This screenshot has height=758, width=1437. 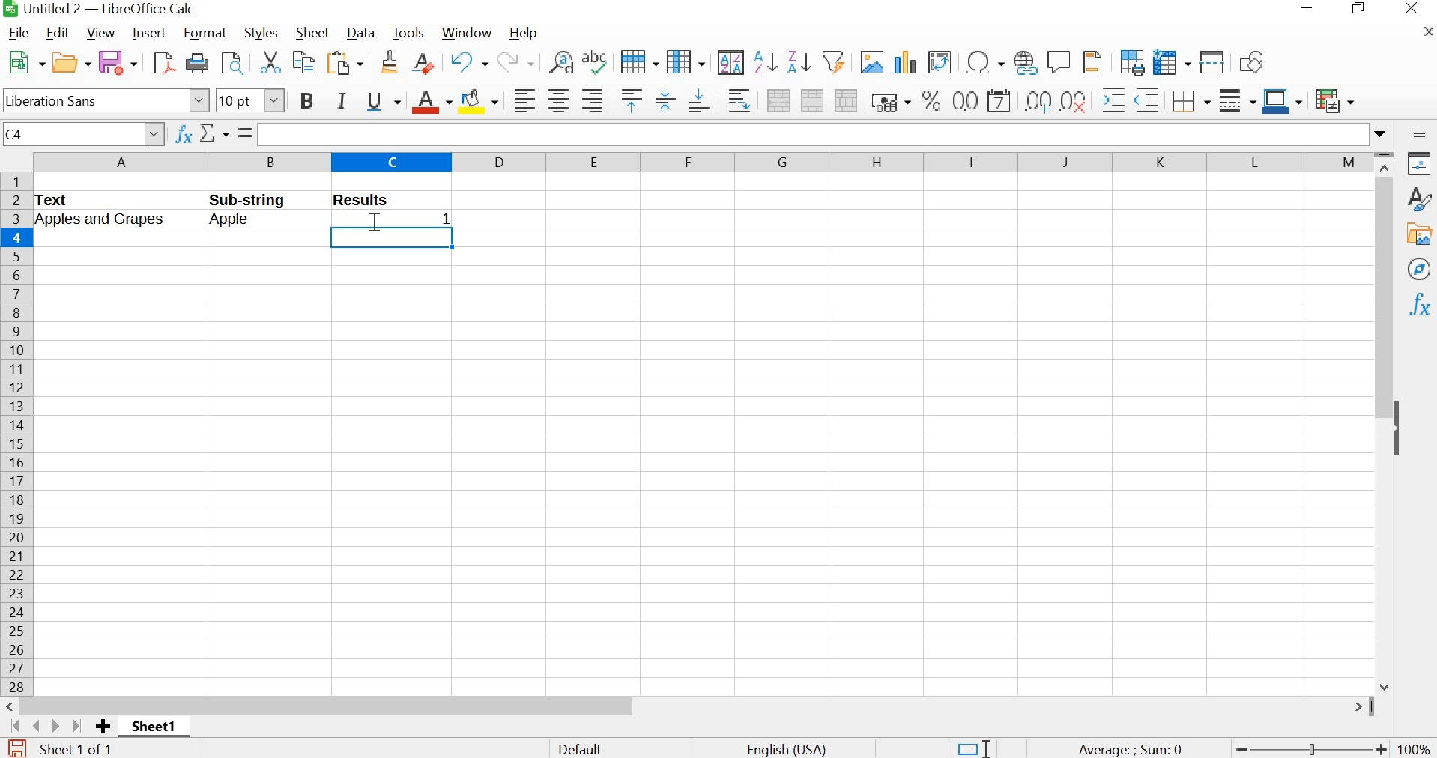 I want to click on unmerge cells, so click(x=847, y=100).